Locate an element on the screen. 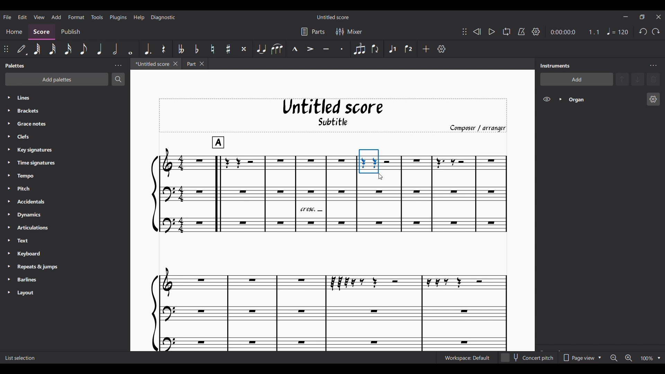 This screenshot has height=374, width=665. Panel title is located at coordinates (16, 65).